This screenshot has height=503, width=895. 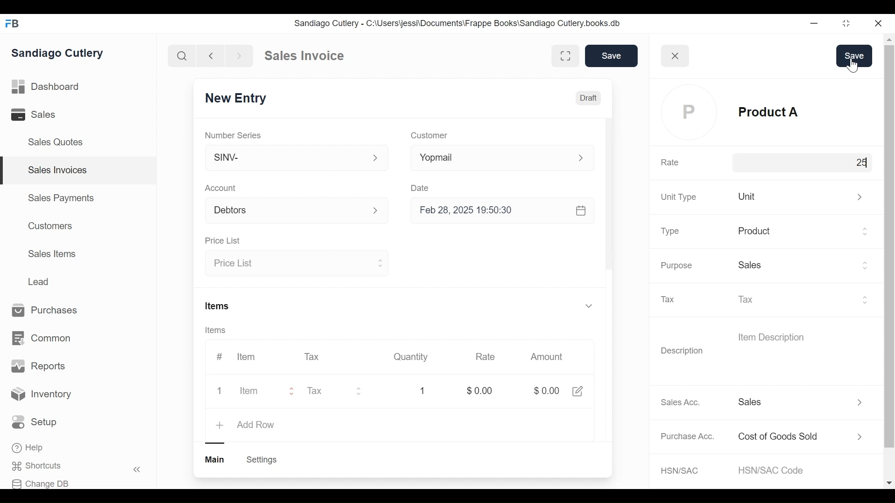 What do you see at coordinates (673, 299) in the screenshot?
I see `Tax` at bounding box center [673, 299].